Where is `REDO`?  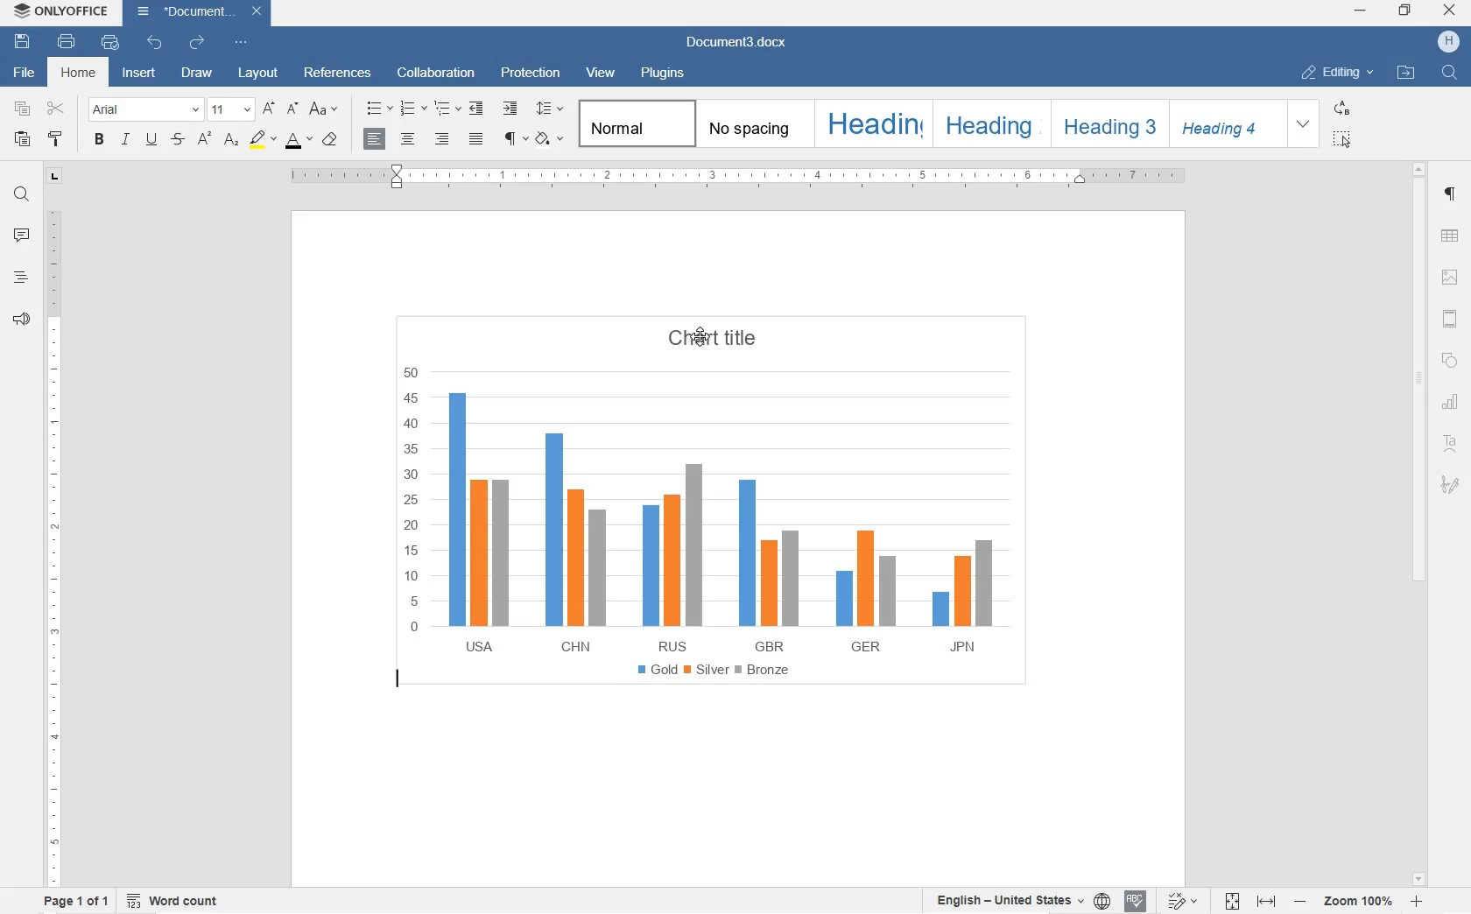
REDO is located at coordinates (198, 42).